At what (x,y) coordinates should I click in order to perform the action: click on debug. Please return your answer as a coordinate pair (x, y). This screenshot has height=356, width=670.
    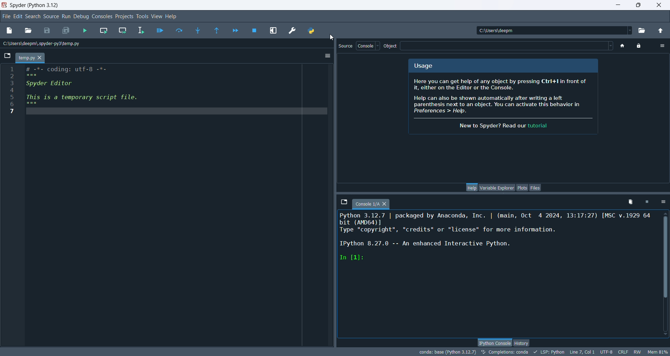
    Looking at the image, I should click on (82, 17).